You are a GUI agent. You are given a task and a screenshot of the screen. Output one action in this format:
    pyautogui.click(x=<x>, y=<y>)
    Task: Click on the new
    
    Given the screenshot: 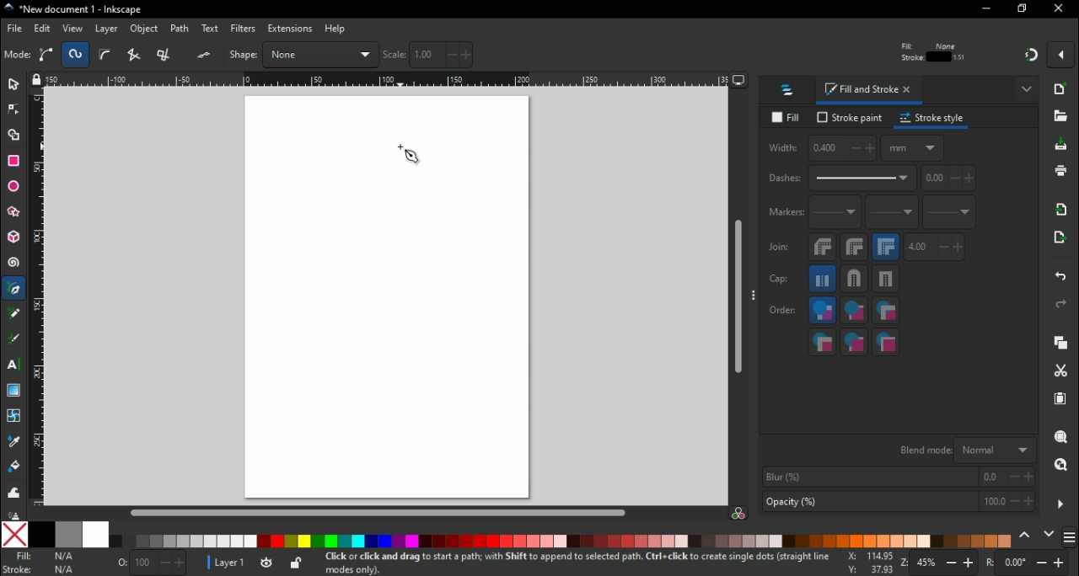 What is the action you would take?
    pyautogui.click(x=1065, y=93)
    